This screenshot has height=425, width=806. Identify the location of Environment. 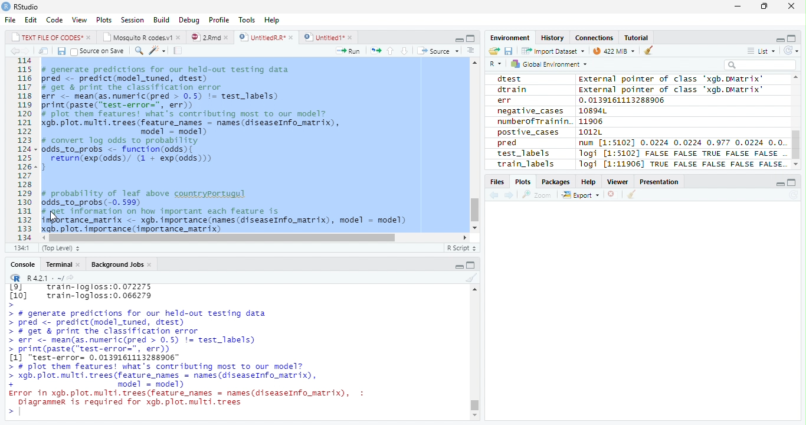
(507, 37).